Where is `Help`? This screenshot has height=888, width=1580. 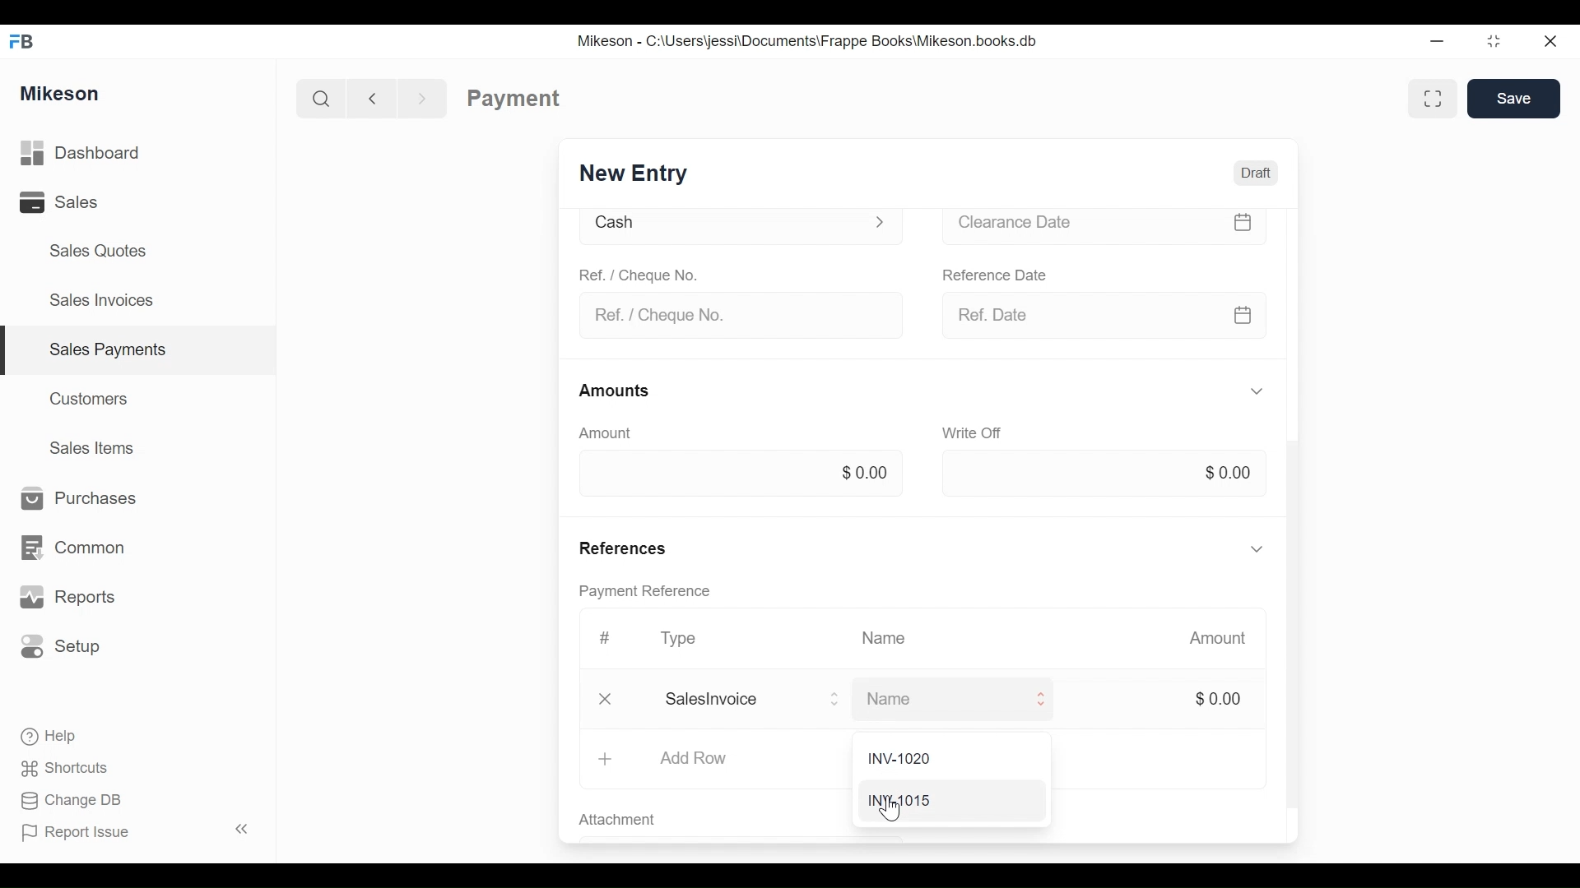
Help is located at coordinates (61, 736).